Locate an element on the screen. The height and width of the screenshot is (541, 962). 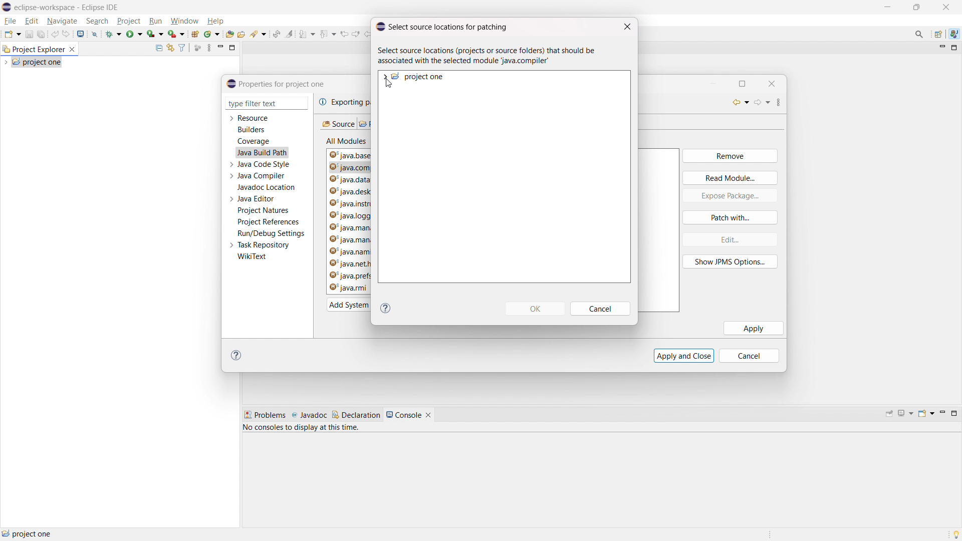
javadoc is located at coordinates (309, 415).